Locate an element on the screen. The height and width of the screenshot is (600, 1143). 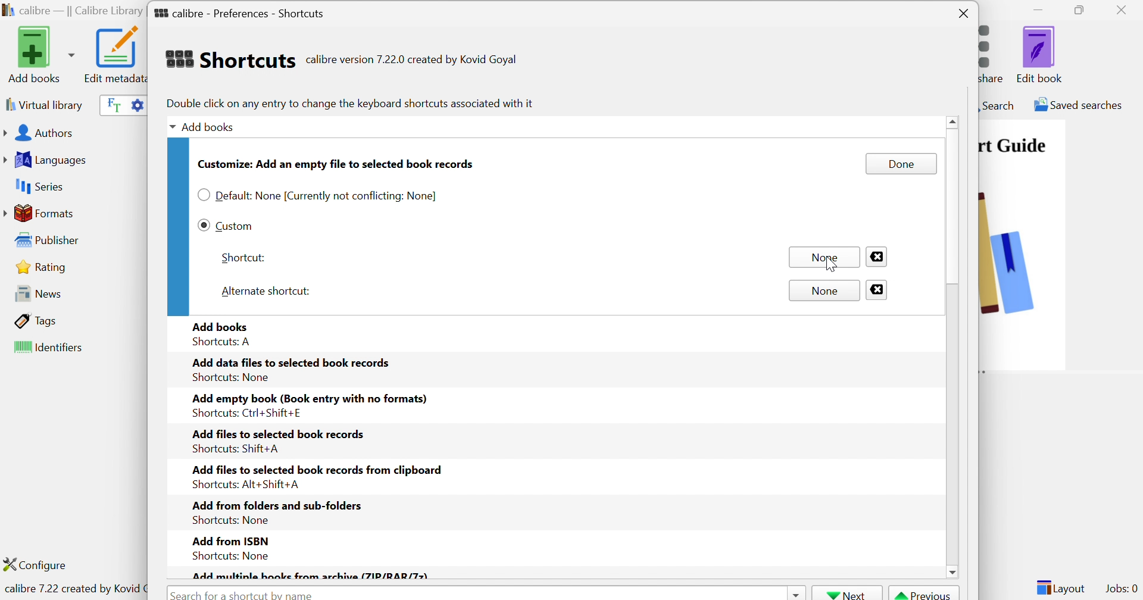
Add books is located at coordinates (221, 325).